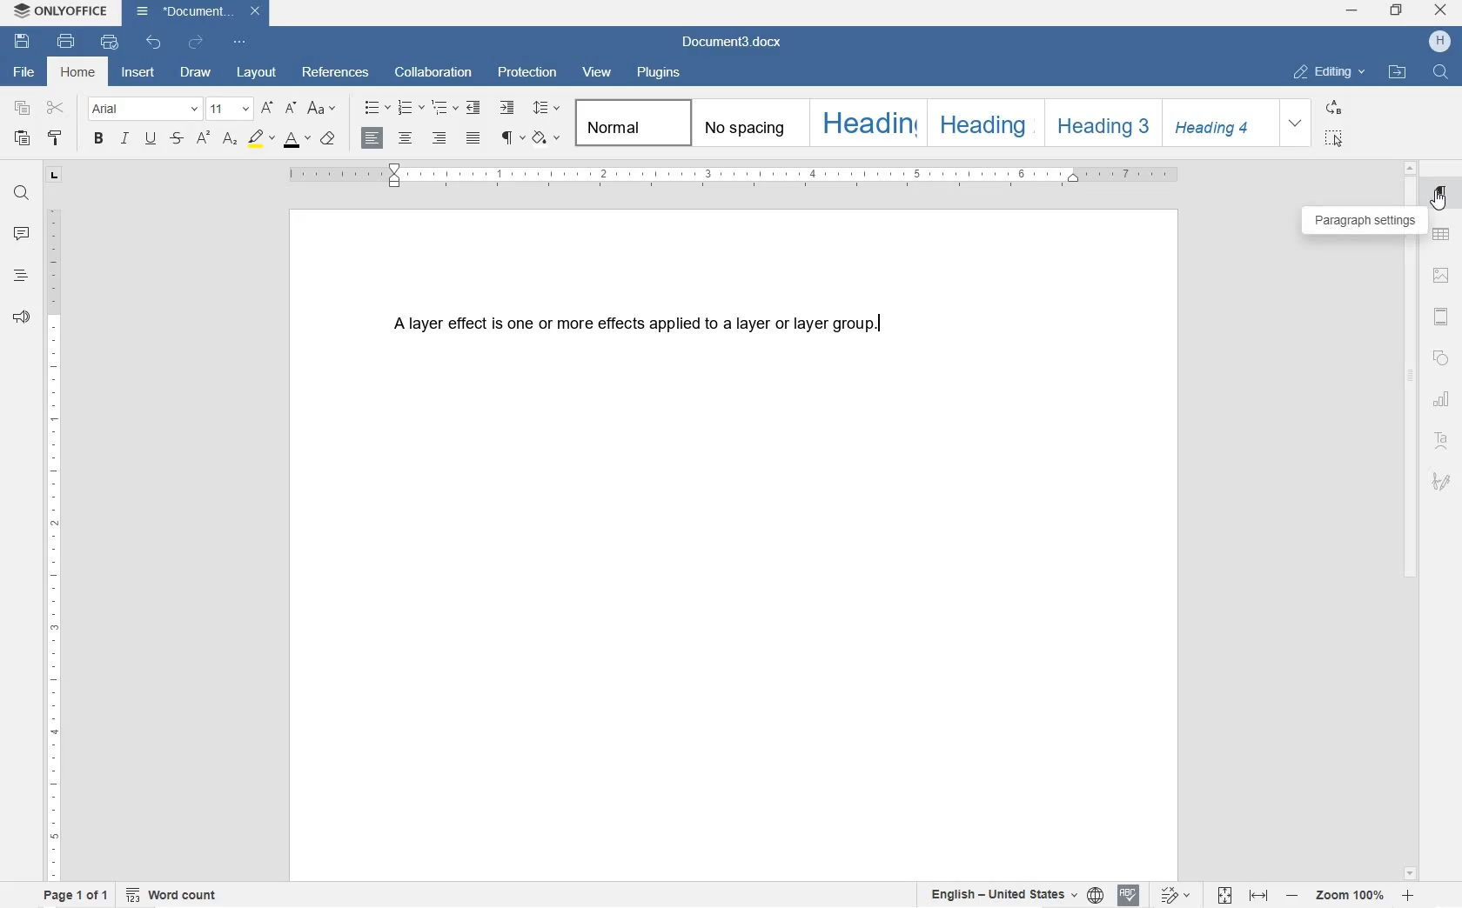 This screenshot has width=1462, height=908. Describe the element at coordinates (1129, 896) in the screenshot. I see `SPELL CHECKING` at that location.